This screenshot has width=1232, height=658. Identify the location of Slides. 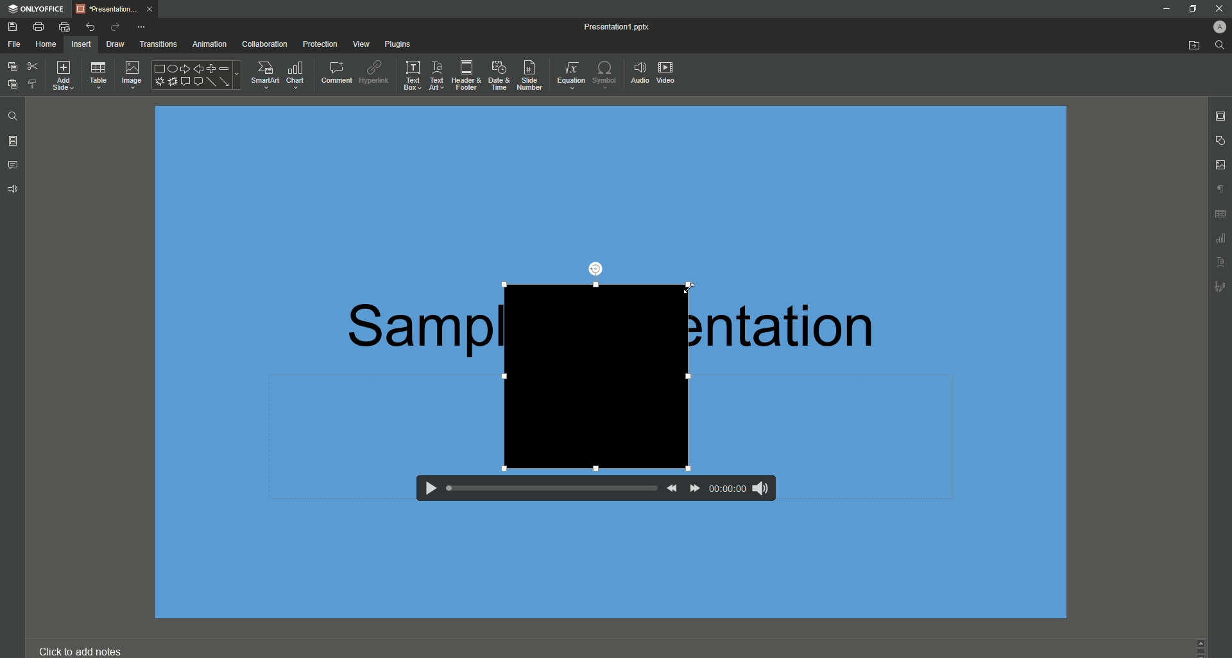
(13, 142).